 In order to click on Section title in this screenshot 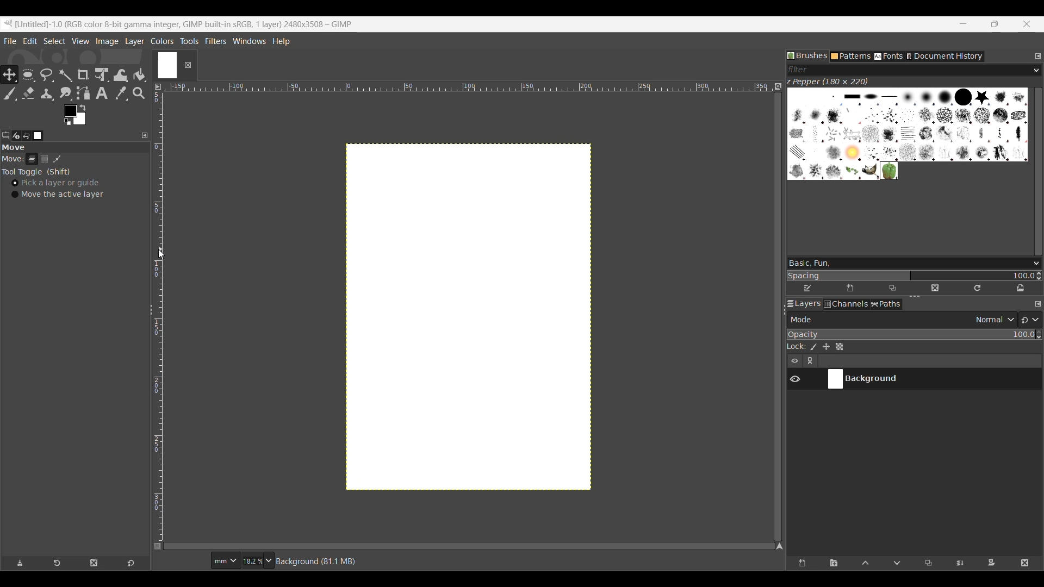, I will do `click(73, 149)`.